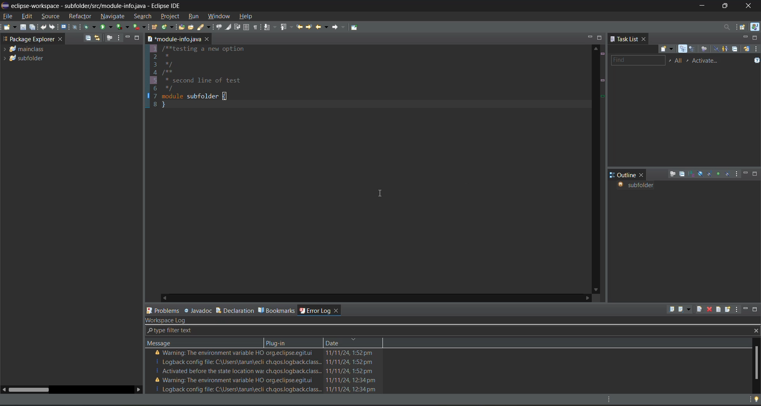 Image resolution: width=761 pixels, height=406 pixels. Describe the element at coordinates (144, 17) in the screenshot. I see `search` at that location.